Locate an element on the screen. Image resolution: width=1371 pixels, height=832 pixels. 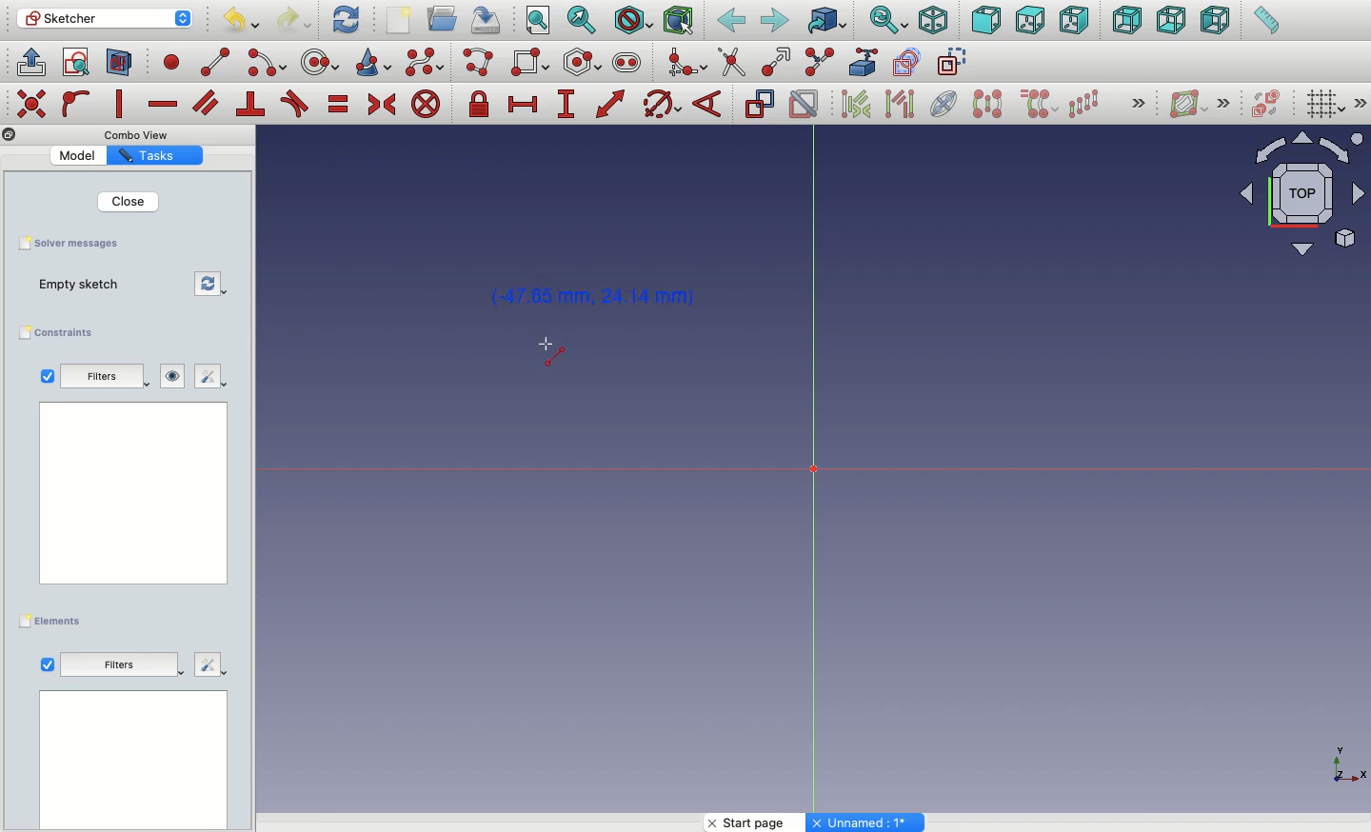
arc is located at coordinates (268, 63).